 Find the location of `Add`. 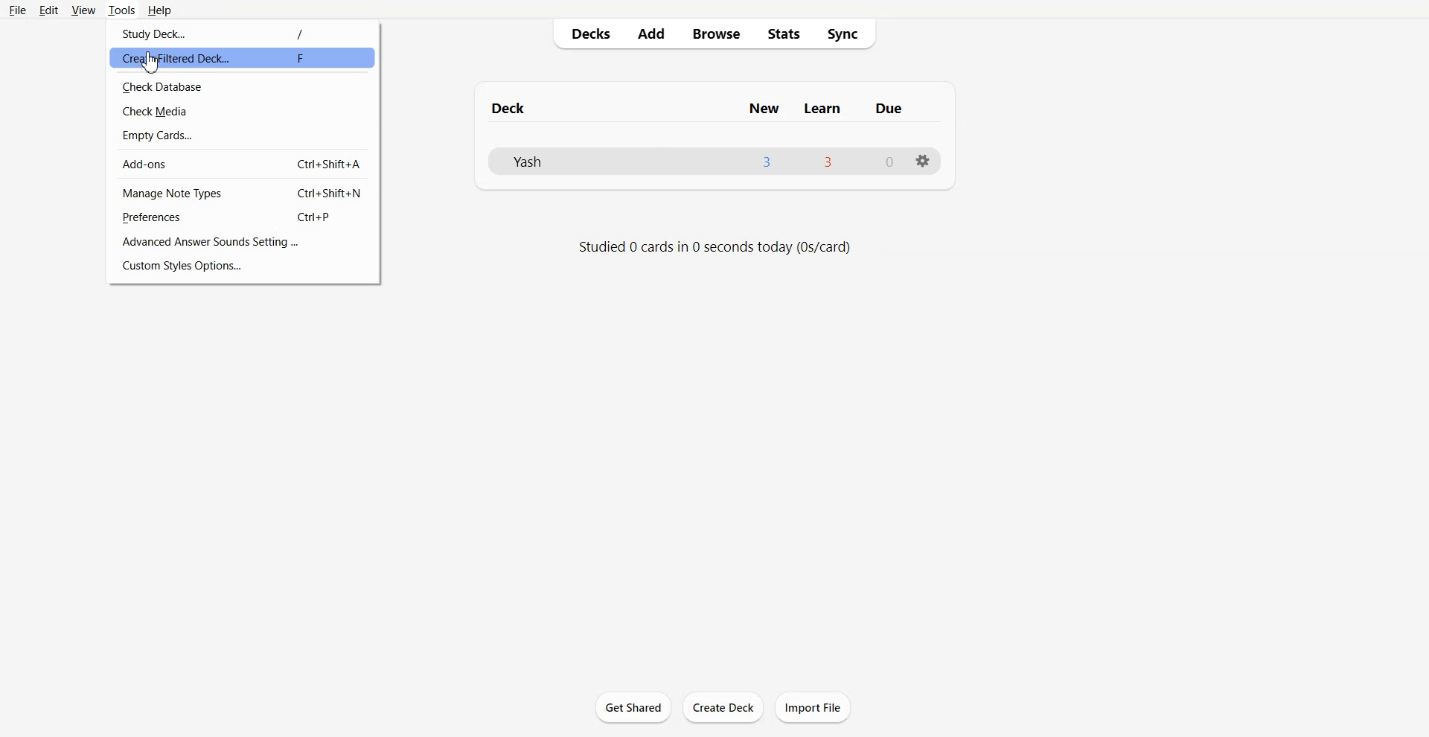

Add is located at coordinates (651, 34).